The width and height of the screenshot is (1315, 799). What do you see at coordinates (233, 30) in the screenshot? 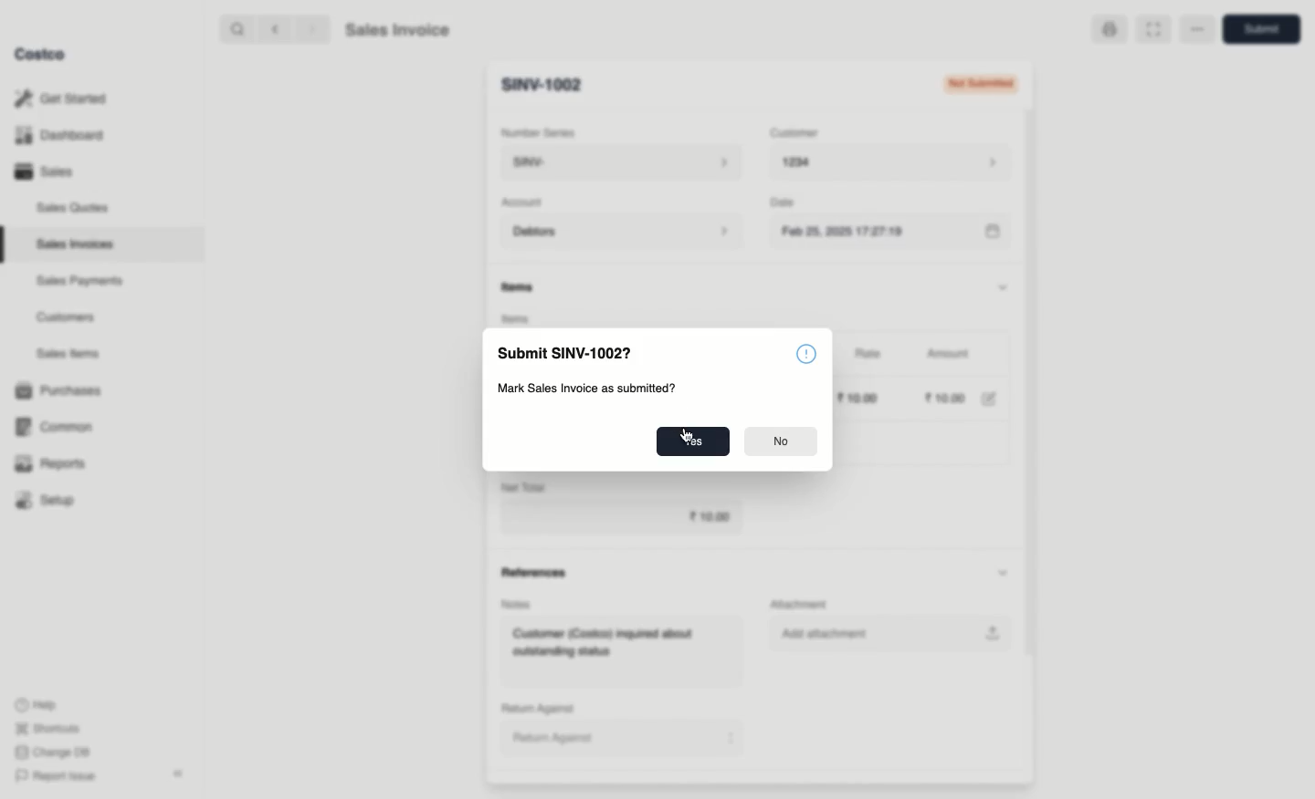
I see `Search` at bounding box center [233, 30].